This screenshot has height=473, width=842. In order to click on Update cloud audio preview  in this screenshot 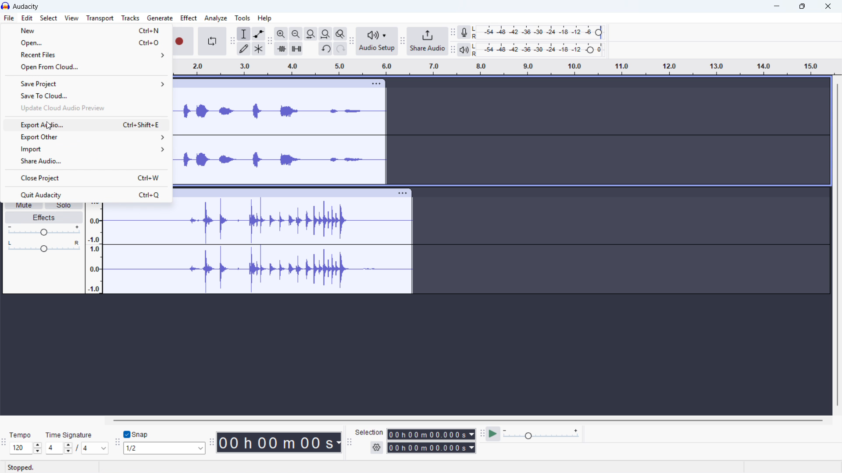, I will do `click(85, 108)`.